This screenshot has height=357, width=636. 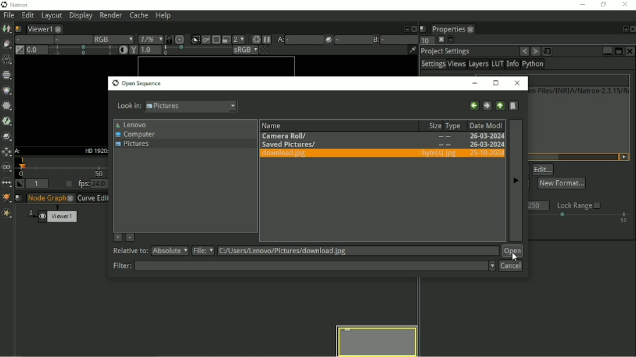 What do you see at coordinates (162, 16) in the screenshot?
I see `Help` at bounding box center [162, 16].